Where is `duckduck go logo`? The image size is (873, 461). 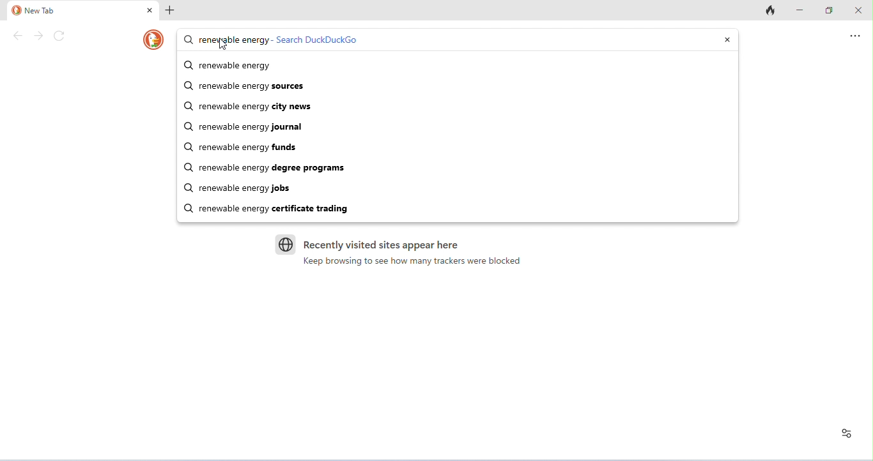
duckduck go logo is located at coordinates (153, 40).